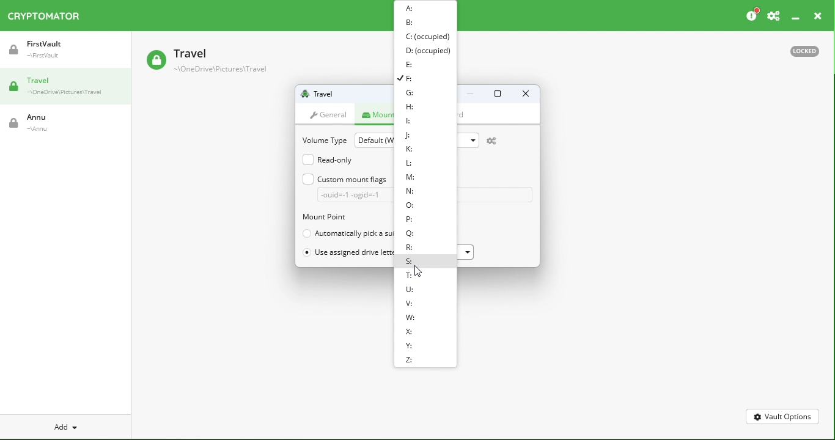  I want to click on General, so click(331, 113).